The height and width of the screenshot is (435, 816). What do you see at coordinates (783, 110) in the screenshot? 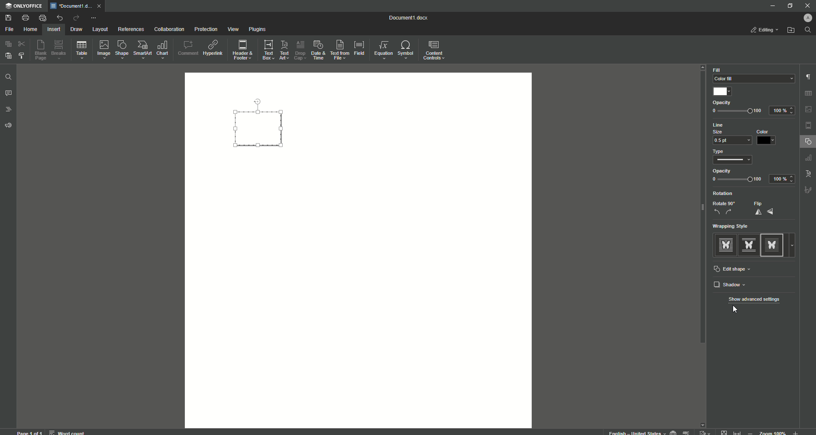
I see `100%` at bounding box center [783, 110].